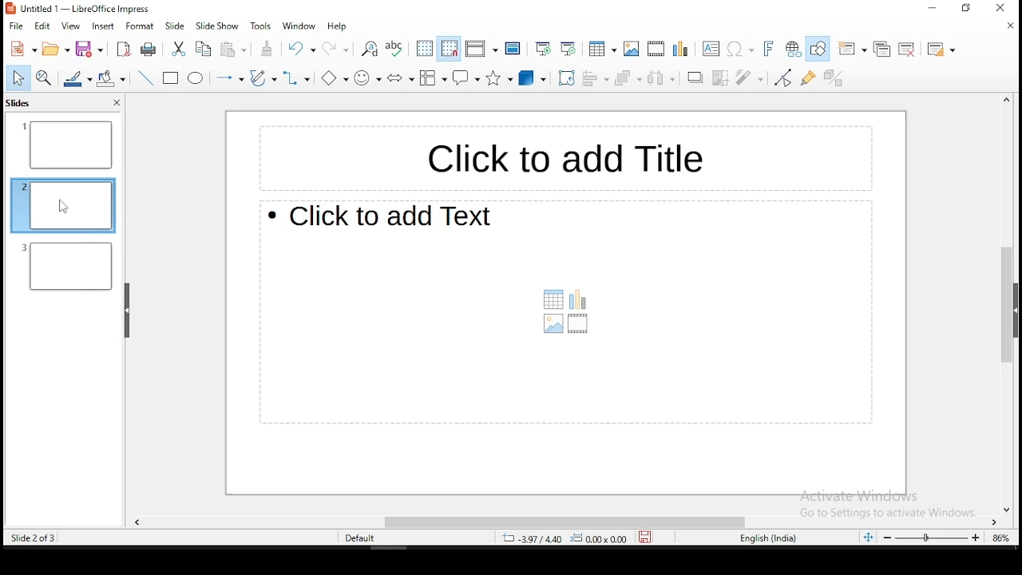 The height and width of the screenshot is (575, 1022). Describe the element at coordinates (77, 10) in the screenshot. I see `icon and file name` at that location.